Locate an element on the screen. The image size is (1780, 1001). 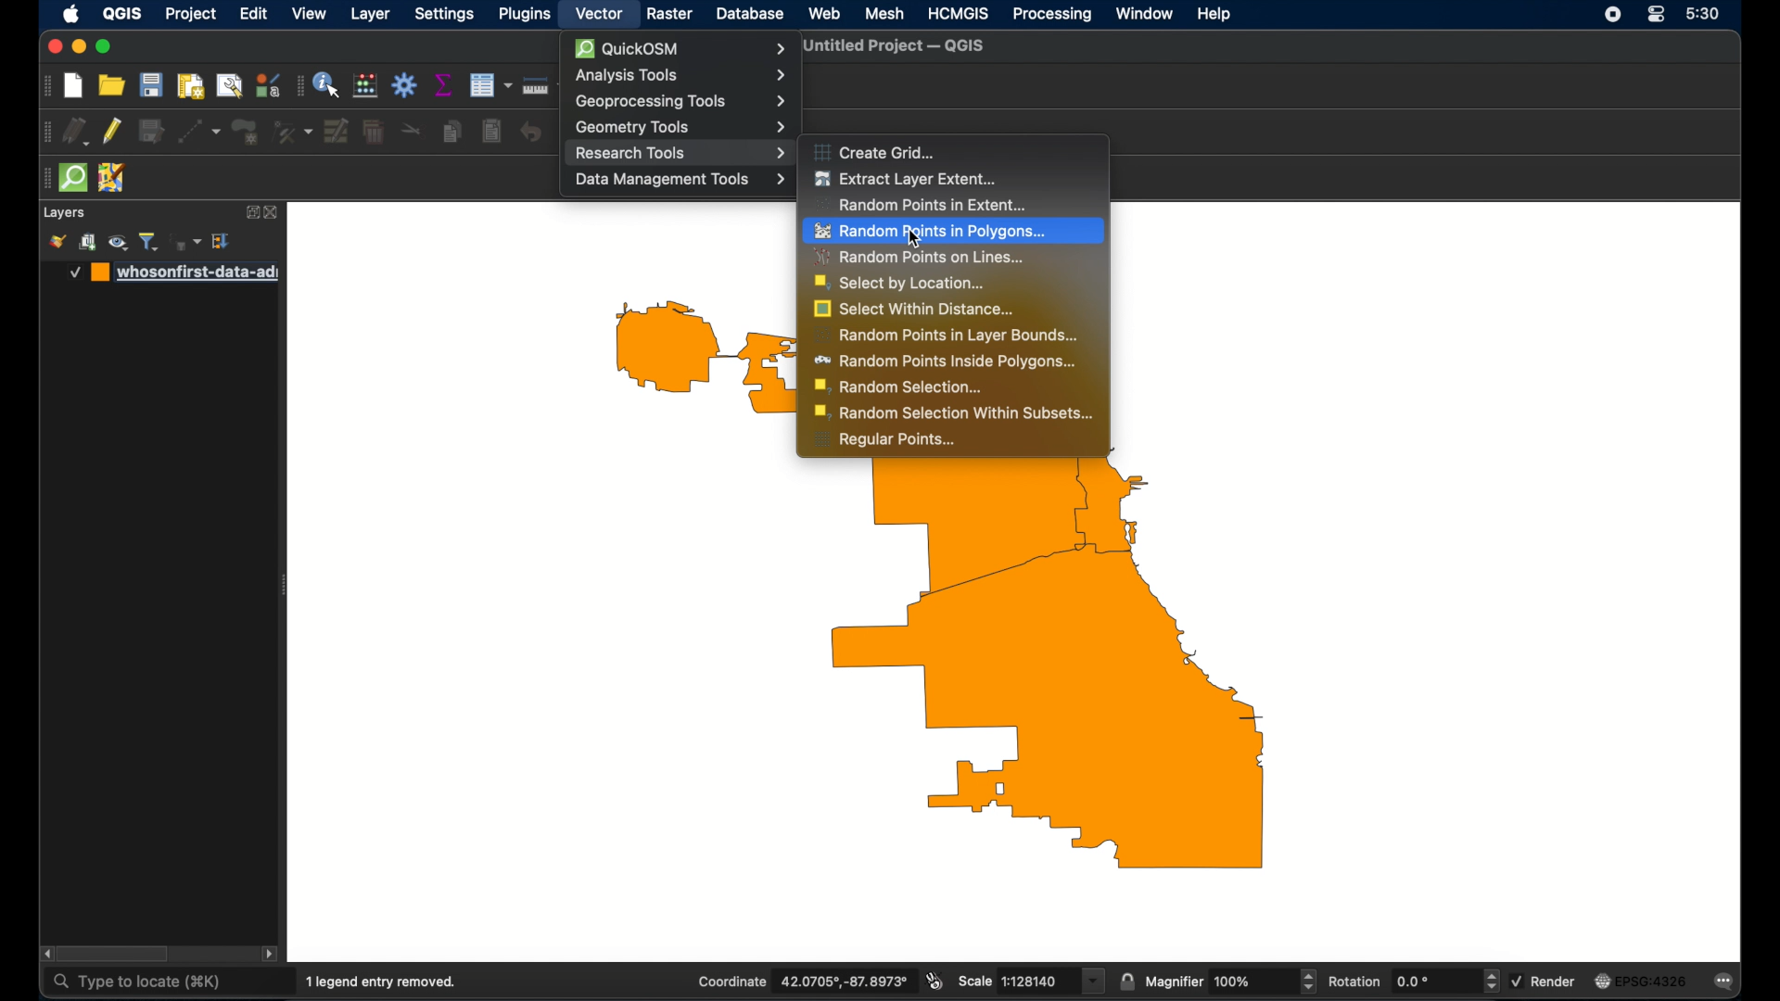
expand all is located at coordinates (222, 241).